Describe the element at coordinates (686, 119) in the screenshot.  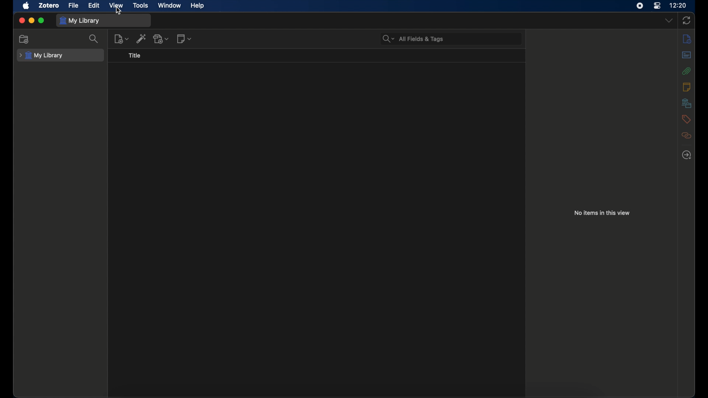
I see `tags` at that location.